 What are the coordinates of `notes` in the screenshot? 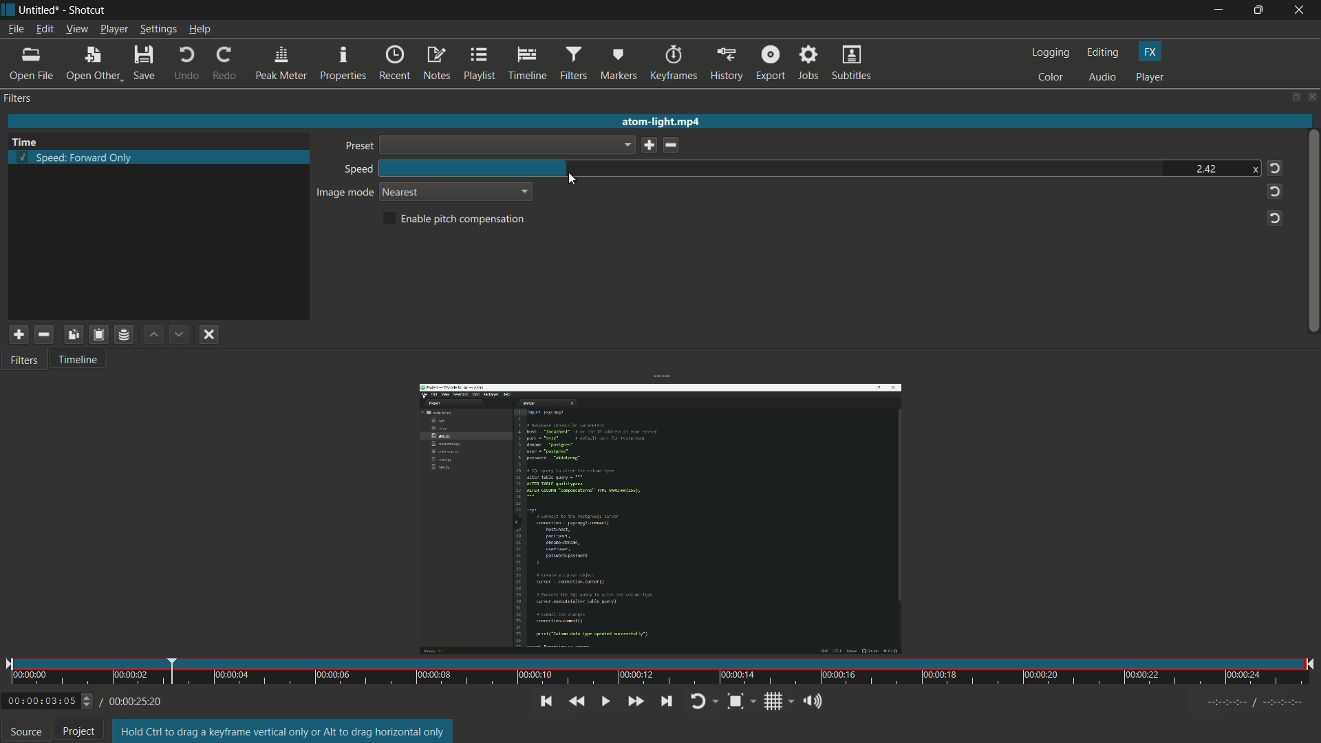 It's located at (438, 64).